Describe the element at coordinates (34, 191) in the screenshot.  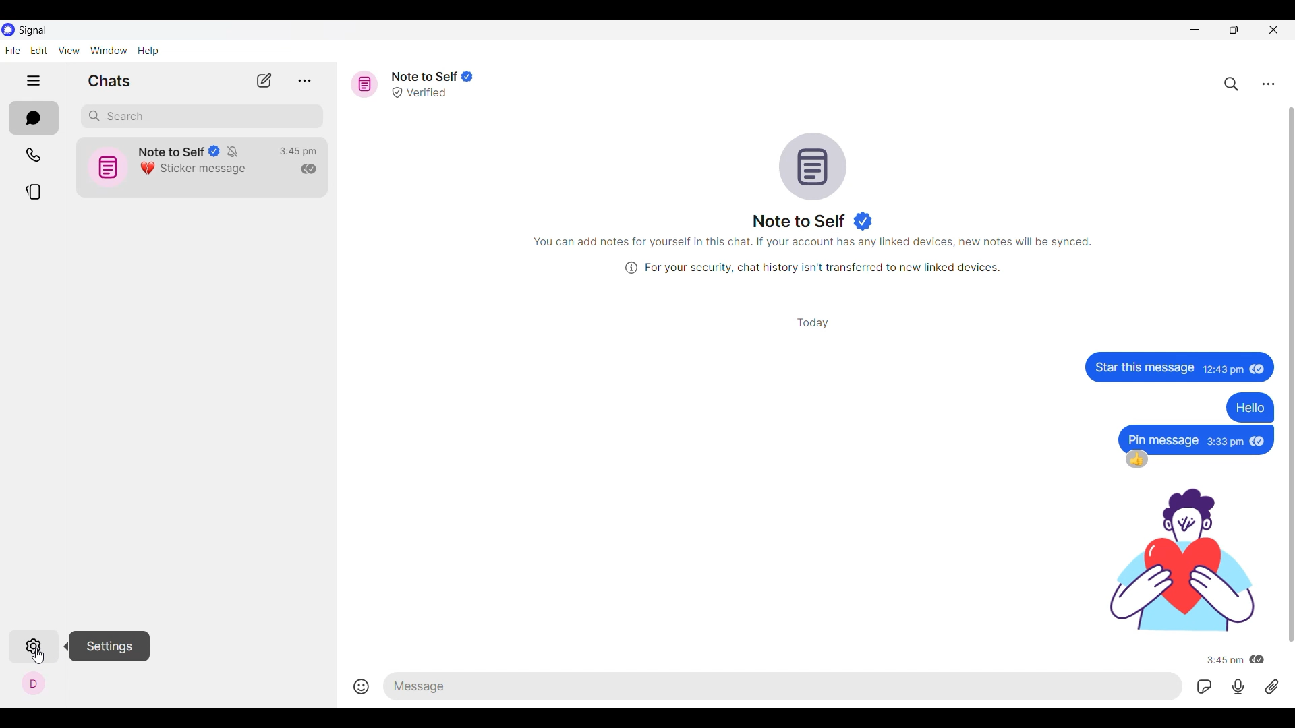
I see `Stories` at that location.